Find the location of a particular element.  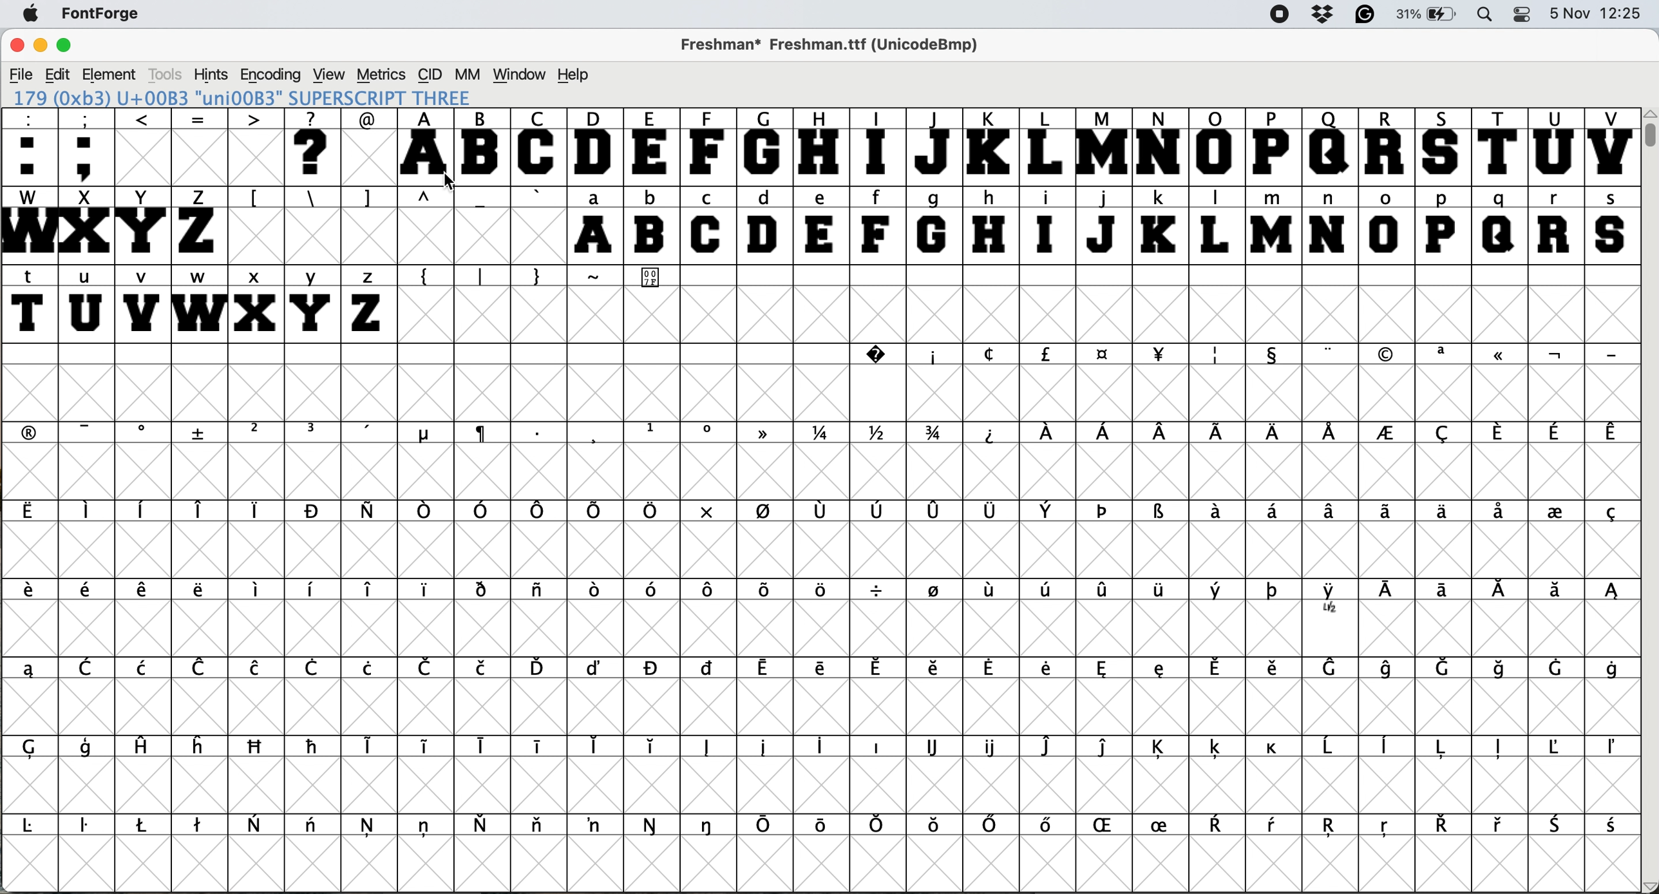

symbol is located at coordinates (1555, 432).